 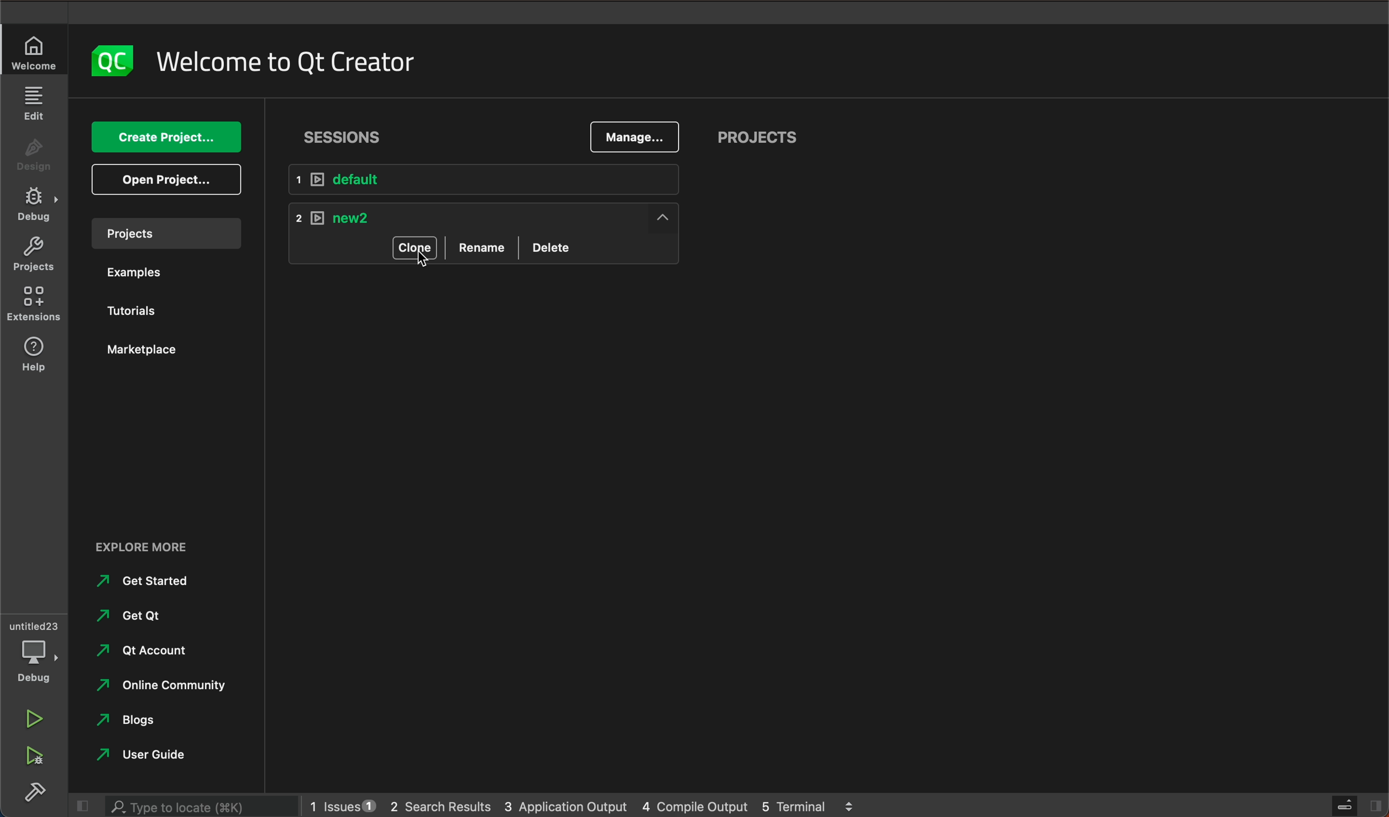 What do you see at coordinates (33, 53) in the screenshot?
I see `welcome` at bounding box center [33, 53].